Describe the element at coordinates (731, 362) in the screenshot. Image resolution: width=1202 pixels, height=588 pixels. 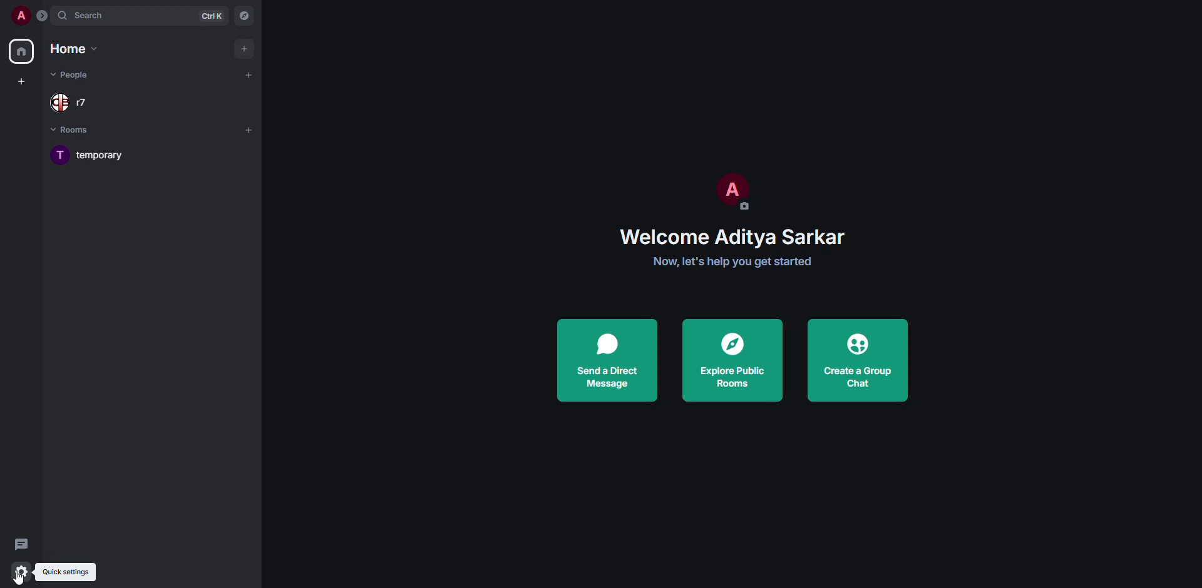
I see `explore public rooms` at that location.